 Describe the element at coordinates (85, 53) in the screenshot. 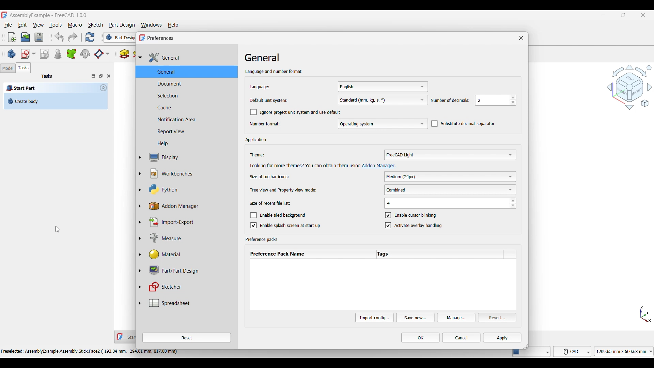

I see `Create a clone` at that location.